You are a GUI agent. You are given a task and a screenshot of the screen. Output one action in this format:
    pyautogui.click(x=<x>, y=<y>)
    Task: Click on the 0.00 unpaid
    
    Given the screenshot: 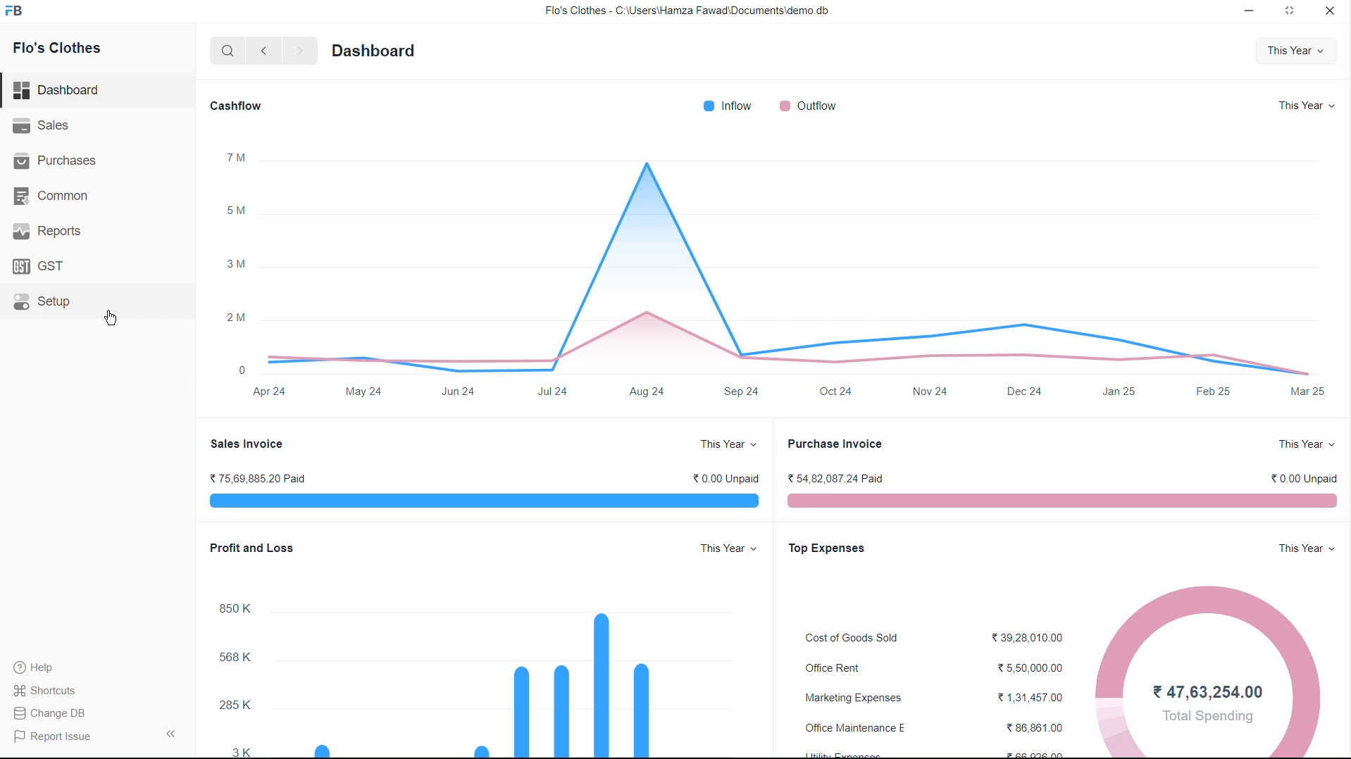 What is the action you would take?
    pyautogui.click(x=1302, y=478)
    